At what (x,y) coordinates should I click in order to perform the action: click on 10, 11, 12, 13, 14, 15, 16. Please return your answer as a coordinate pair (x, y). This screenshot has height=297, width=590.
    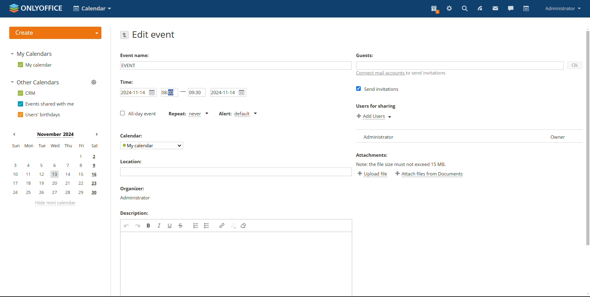
    Looking at the image, I should click on (58, 173).